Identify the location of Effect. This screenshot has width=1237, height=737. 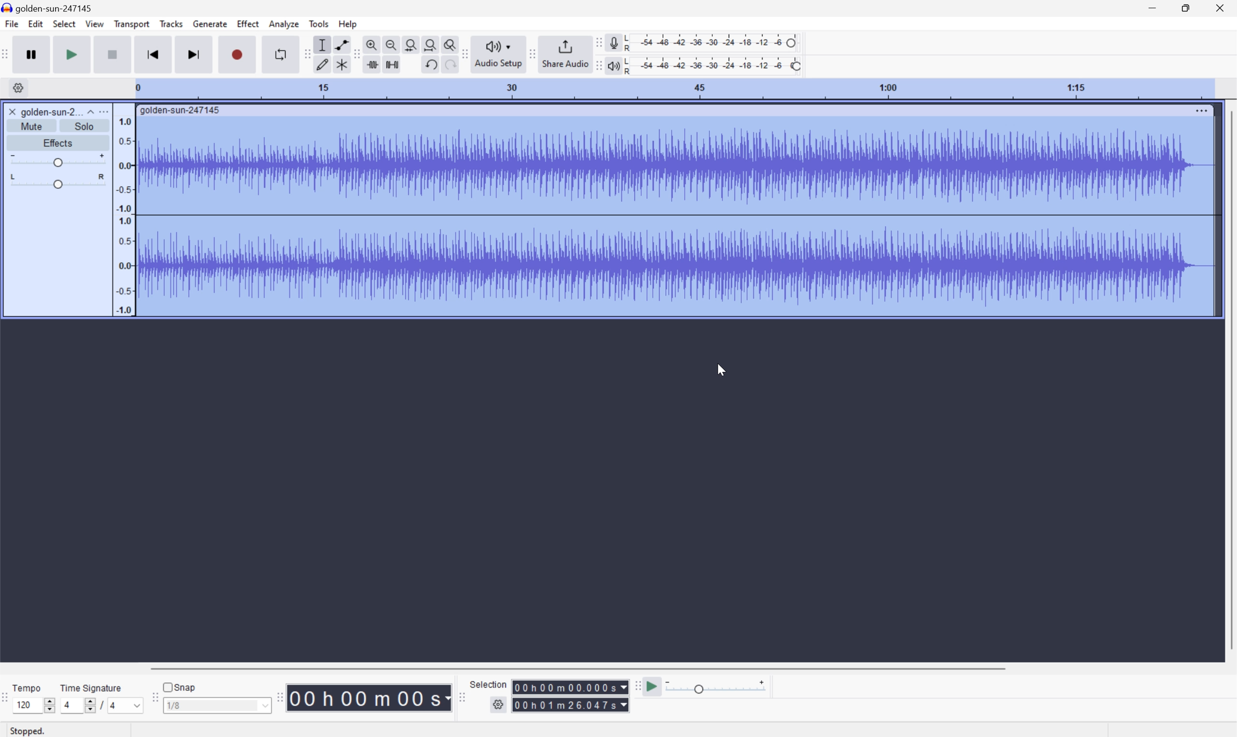
(248, 24).